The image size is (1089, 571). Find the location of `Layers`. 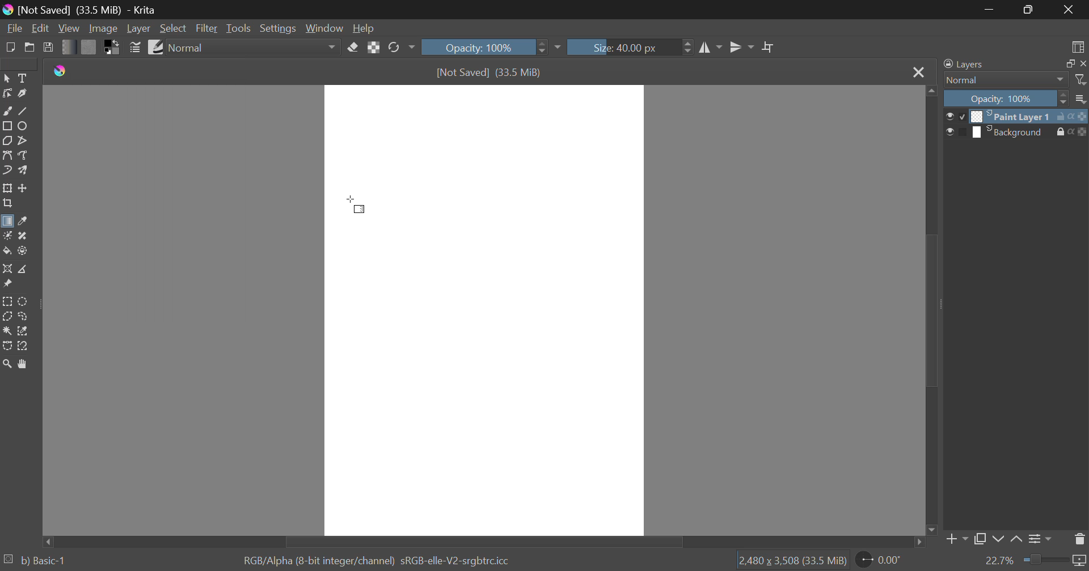

Layers is located at coordinates (964, 65).